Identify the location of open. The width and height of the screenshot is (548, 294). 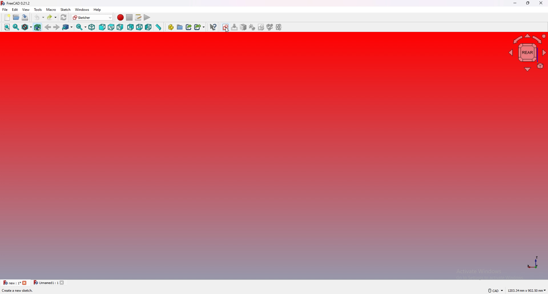
(16, 17).